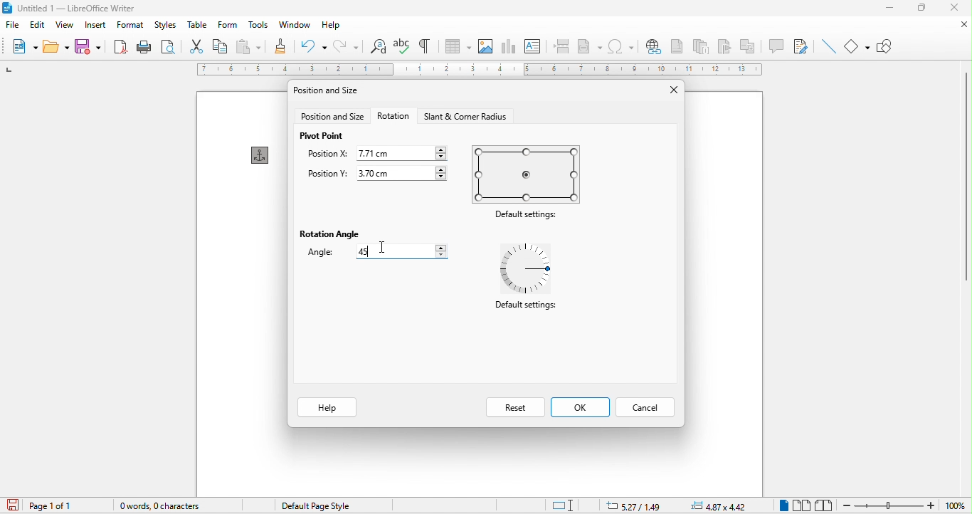 The height and width of the screenshot is (514, 972). Describe the element at coordinates (166, 26) in the screenshot. I see `styles` at that location.